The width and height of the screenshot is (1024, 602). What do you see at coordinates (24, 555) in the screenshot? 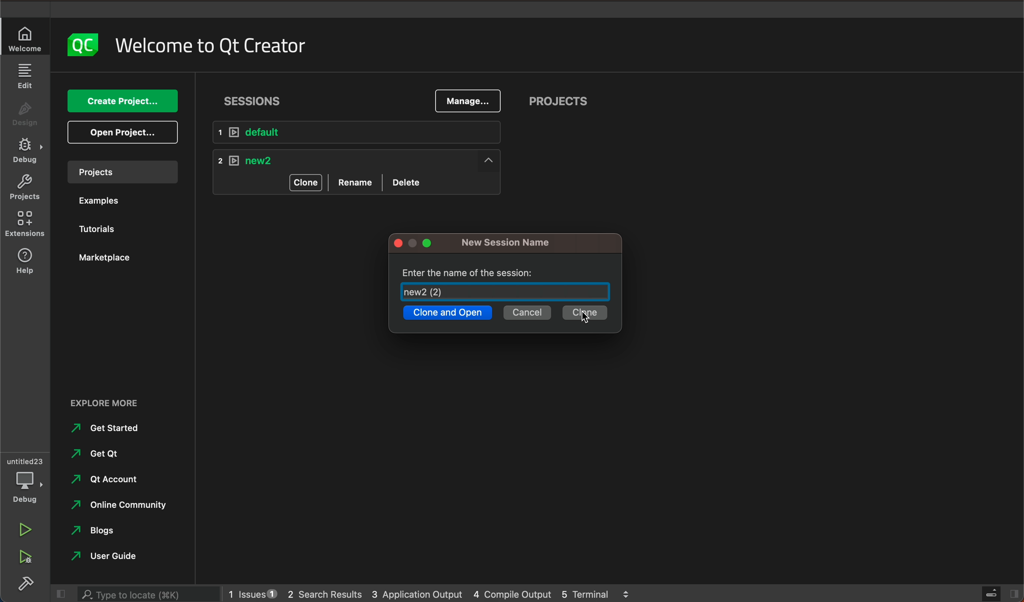
I see `run debug` at bounding box center [24, 555].